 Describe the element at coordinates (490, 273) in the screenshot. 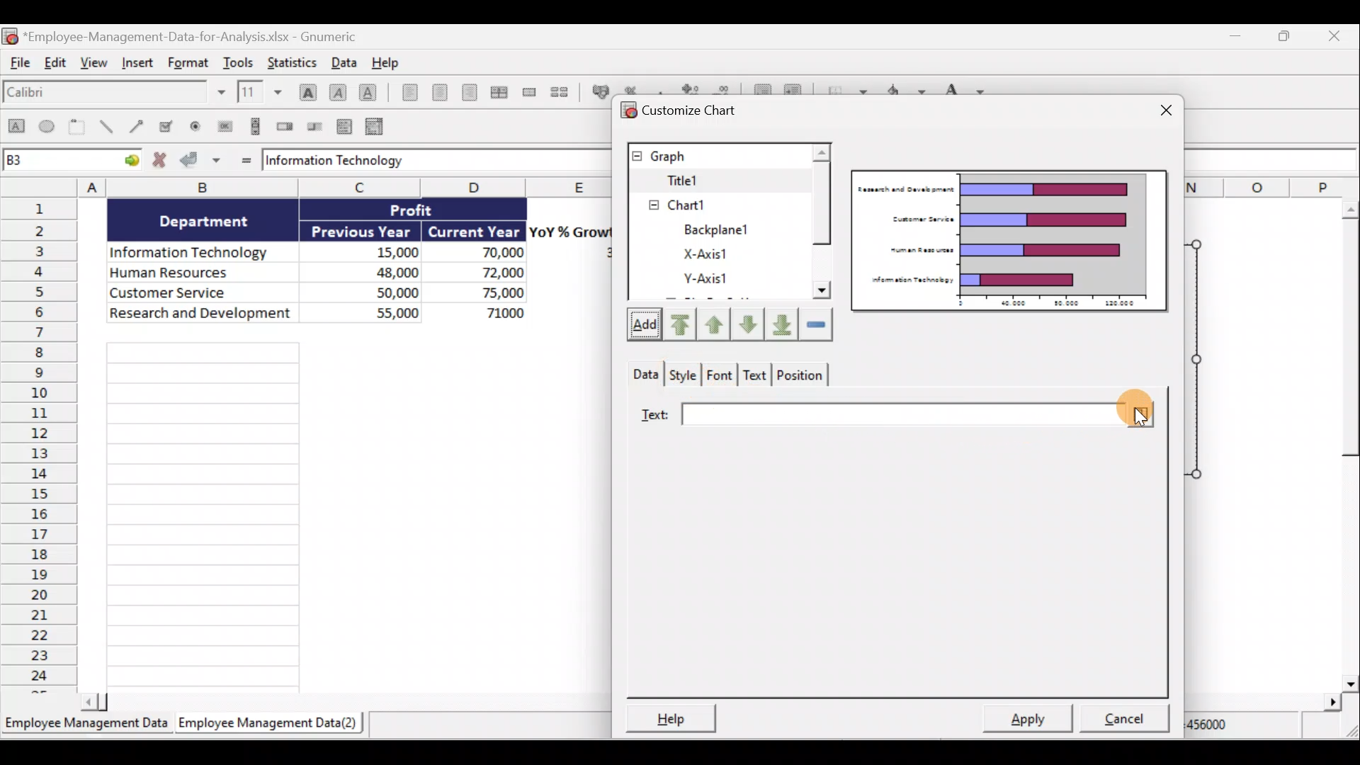

I see `72,000` at that location.